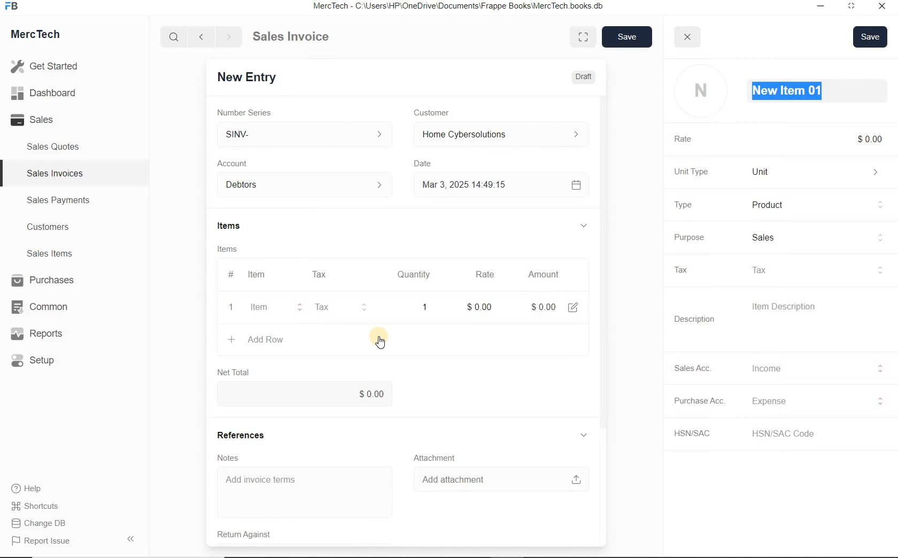  Describe the element at coordinates (871, 139) in the screenshot. I see `$0.00` at that location.